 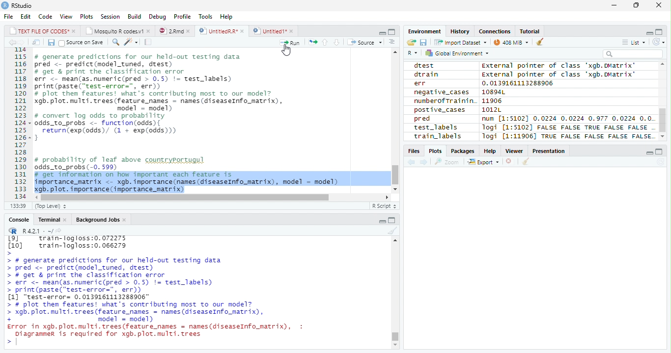 What do you see at coordinates (24, 42) in the screenshot?
I see `Next` at bounding box center [24, 42].